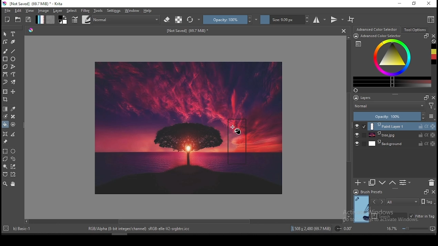  What do you see at coordinates (13, 59) in the screenshot?
I see `ellipse tool` at bounding box center [13, 59].